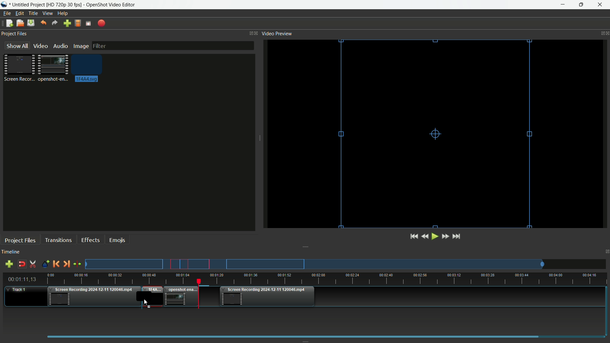 The height and width of the screenshot is (343, 610). Describe the element at coordinates (18, 290) in the screenshot. I see `Track one timeline` at that location.